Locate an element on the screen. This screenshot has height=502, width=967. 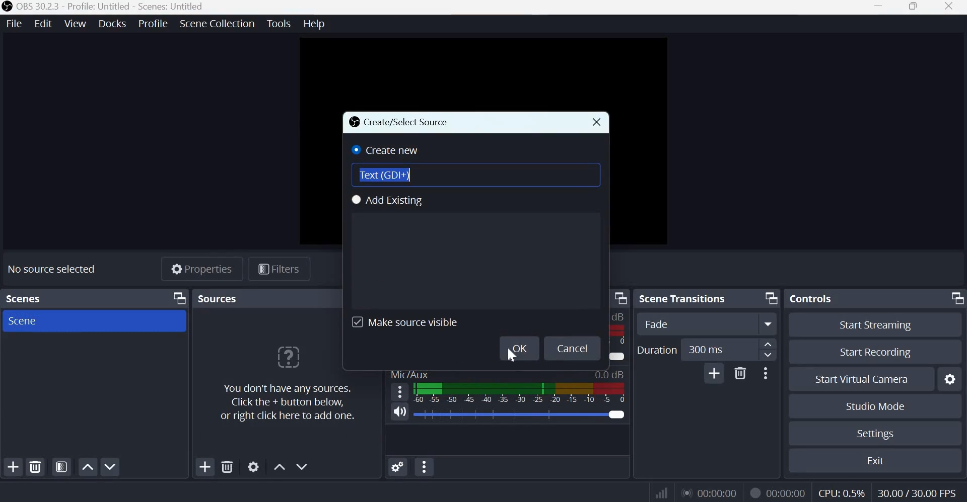
Start streaming is located at coordinates (875, 325).